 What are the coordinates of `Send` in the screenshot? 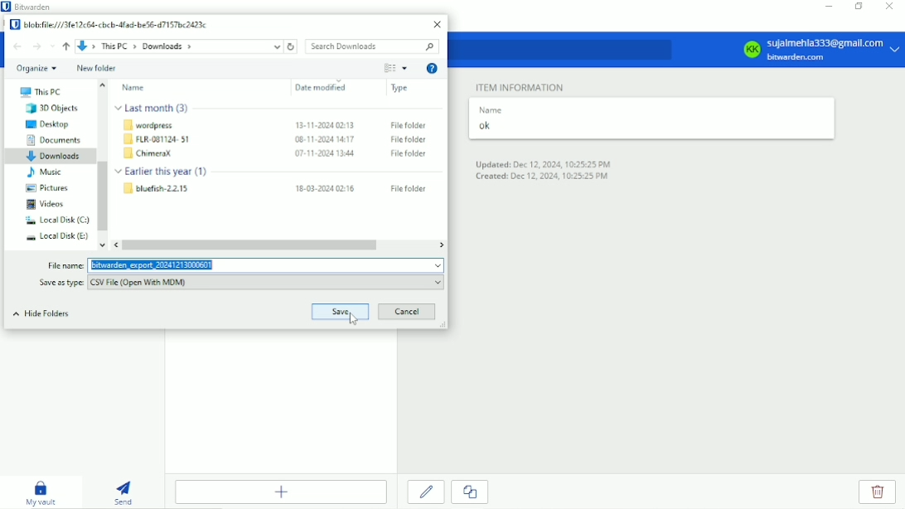 It's located at (124, 491).